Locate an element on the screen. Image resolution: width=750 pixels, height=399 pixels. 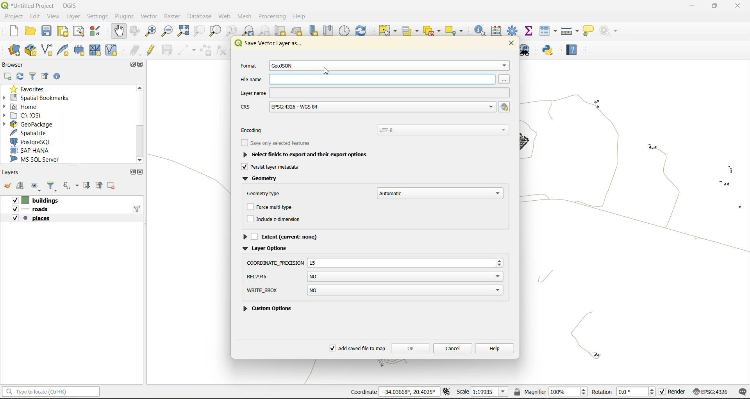
layer name is located at coordinates (373, 91).